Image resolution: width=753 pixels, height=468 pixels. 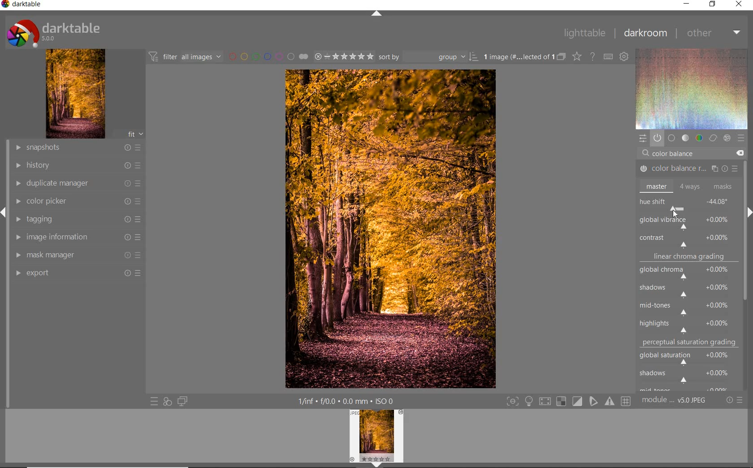 I want to click on display a second darkroom image window, so click(x=181, y=401).